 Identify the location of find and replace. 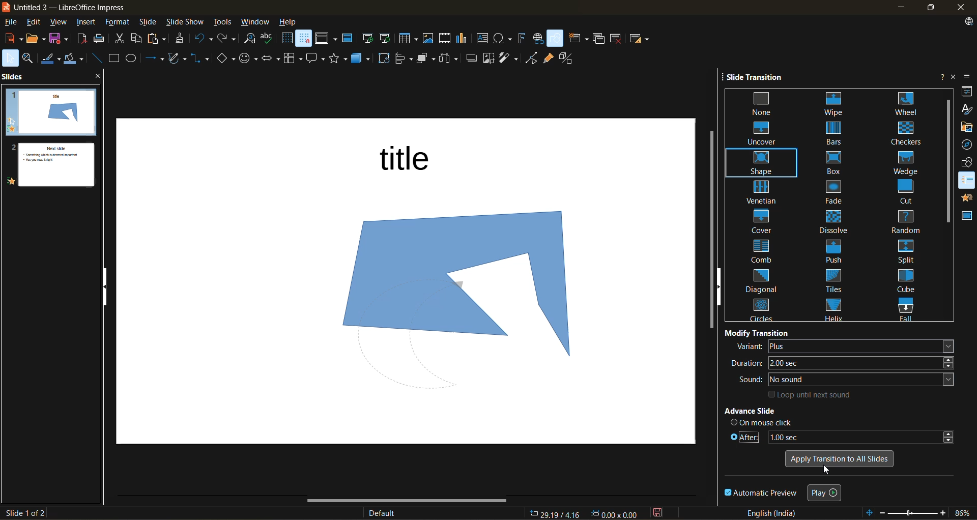
(249, 39).